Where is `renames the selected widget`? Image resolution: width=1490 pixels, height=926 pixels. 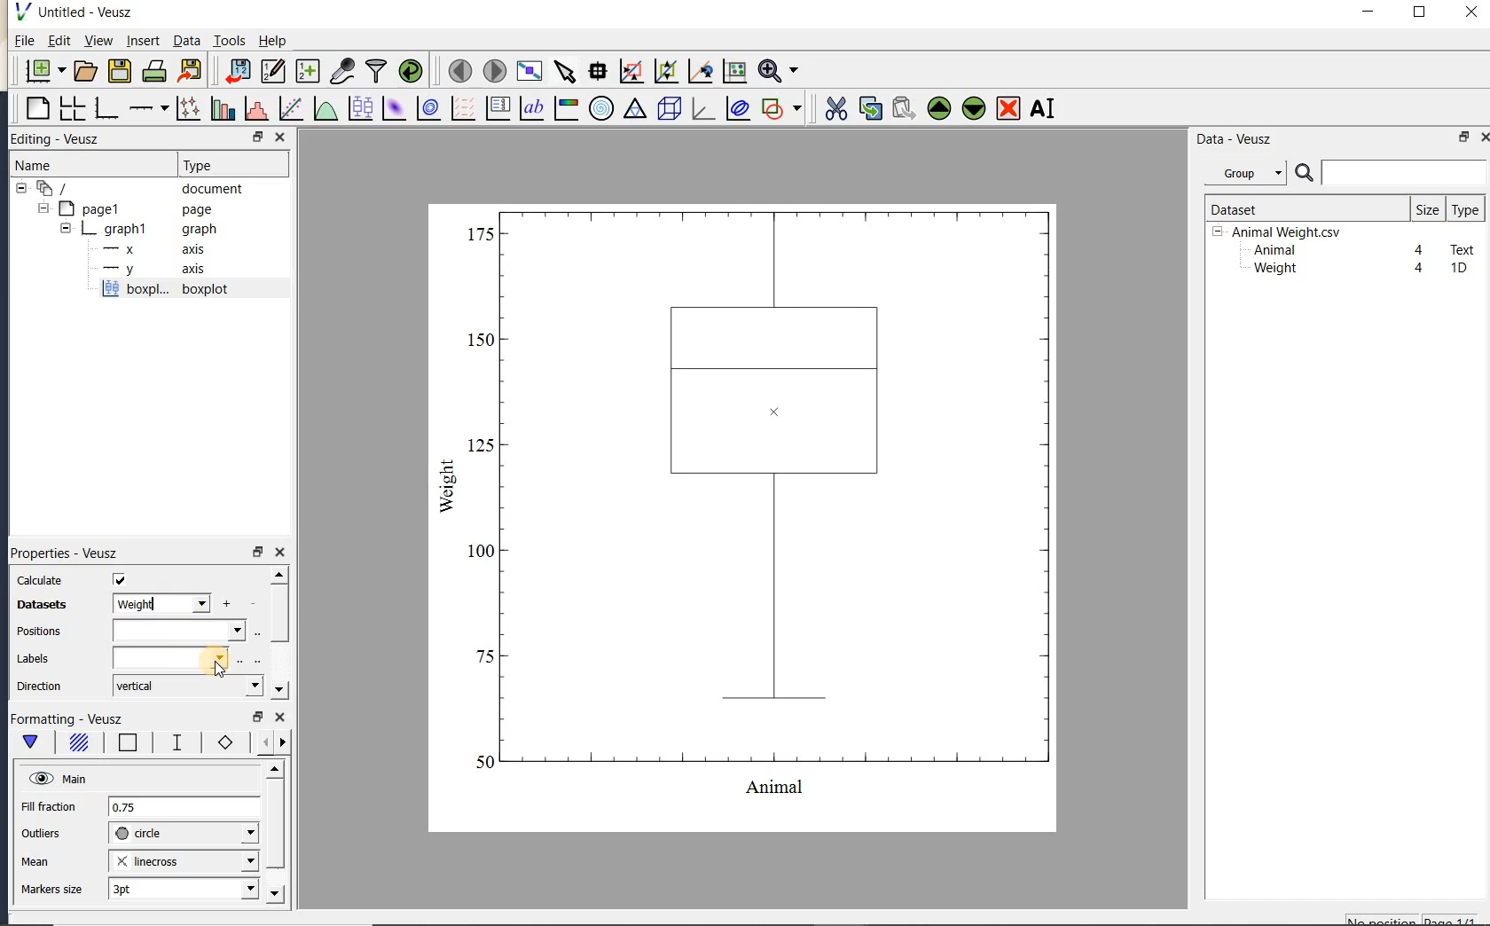
renames the selected widget is located at coordinates (1041, 108).